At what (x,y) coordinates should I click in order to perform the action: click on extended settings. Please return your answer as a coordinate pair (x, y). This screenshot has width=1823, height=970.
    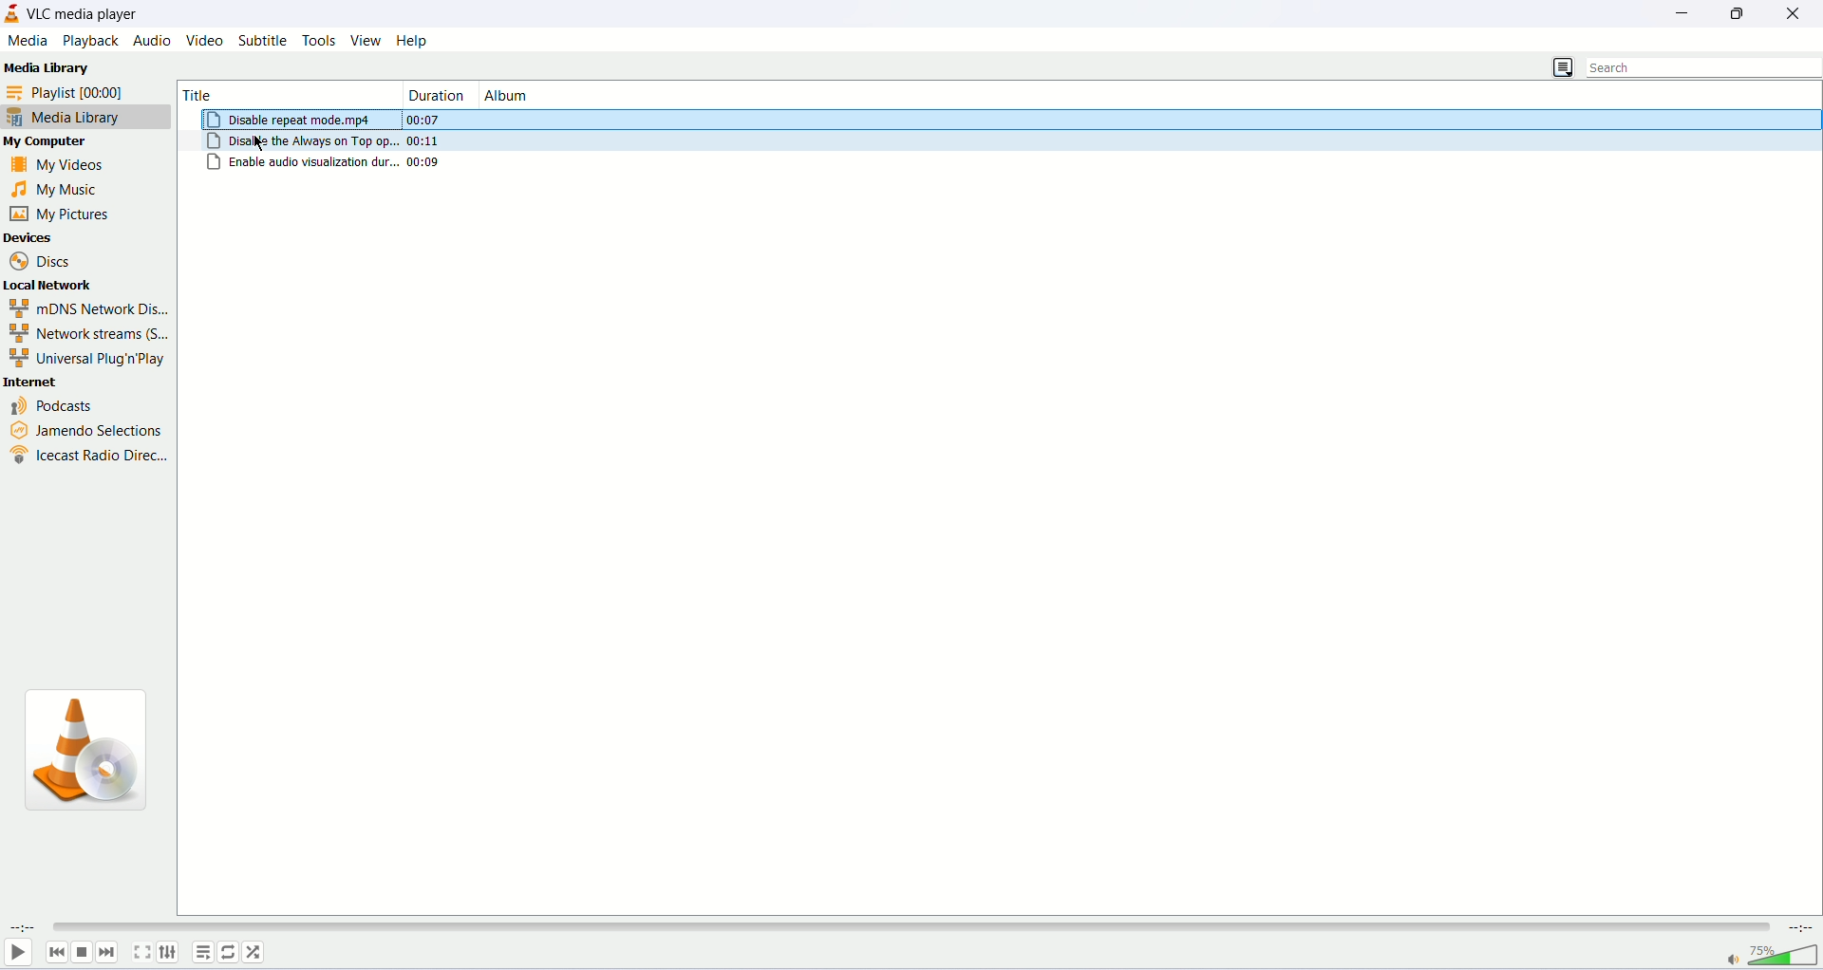
    Looking at the image, I should click on (168, 952).